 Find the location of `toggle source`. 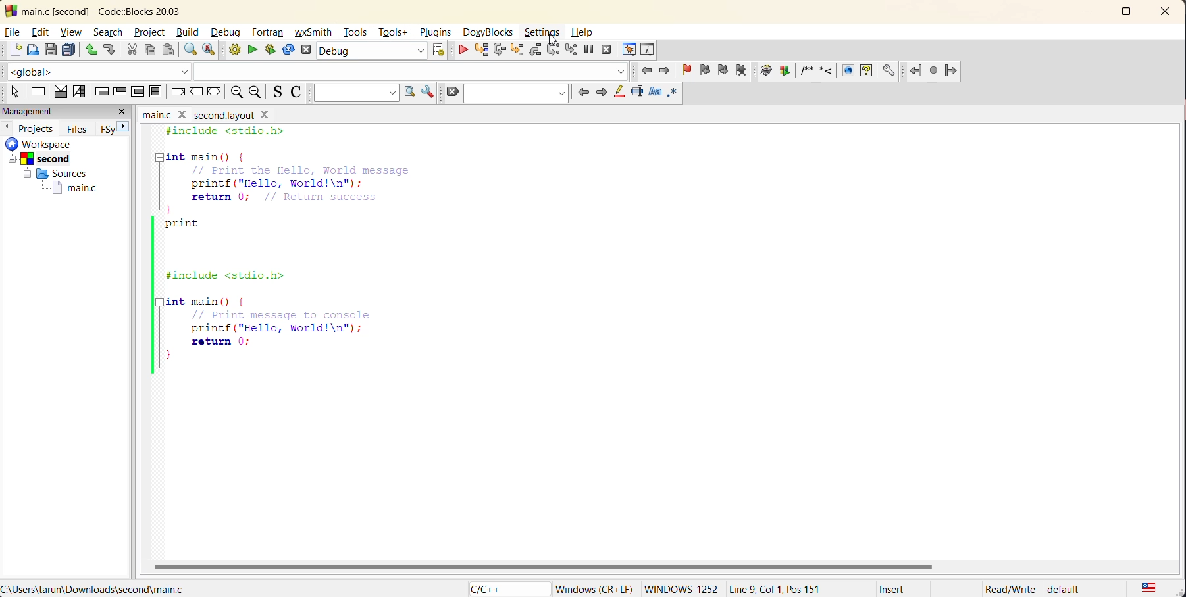

toggle source is located at coordinates (280, 94).